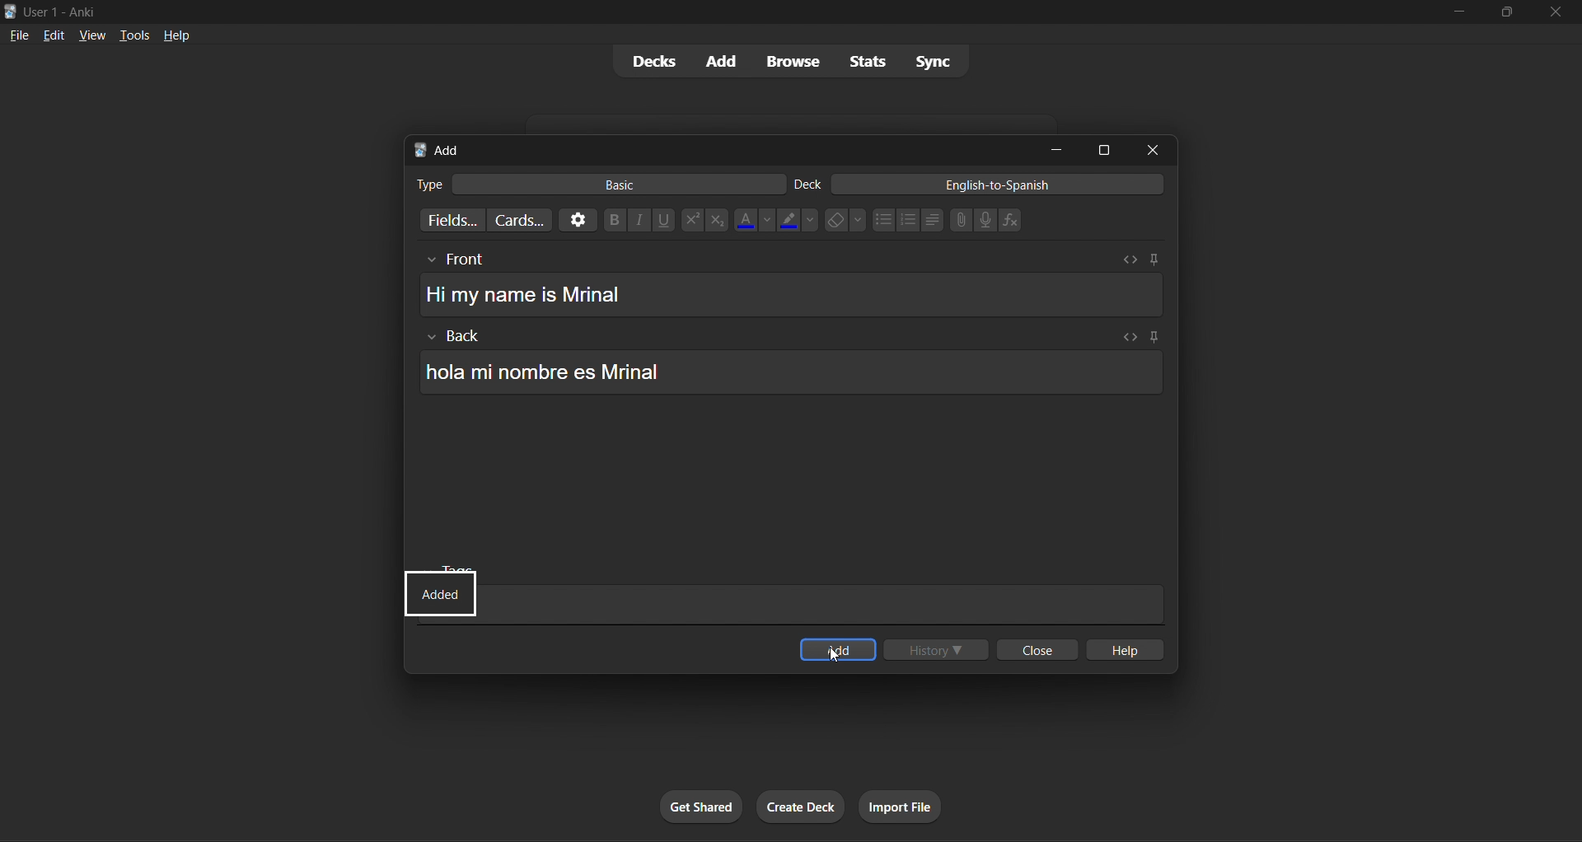 The image size is (1582, 842). What do you see at coordinates (1126, 647) in the screenshot?
I see `help` at bounding box center [1126, 647].